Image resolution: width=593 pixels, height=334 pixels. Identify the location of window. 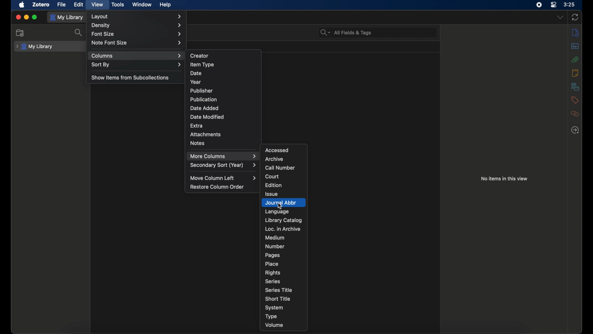
(141, 5).